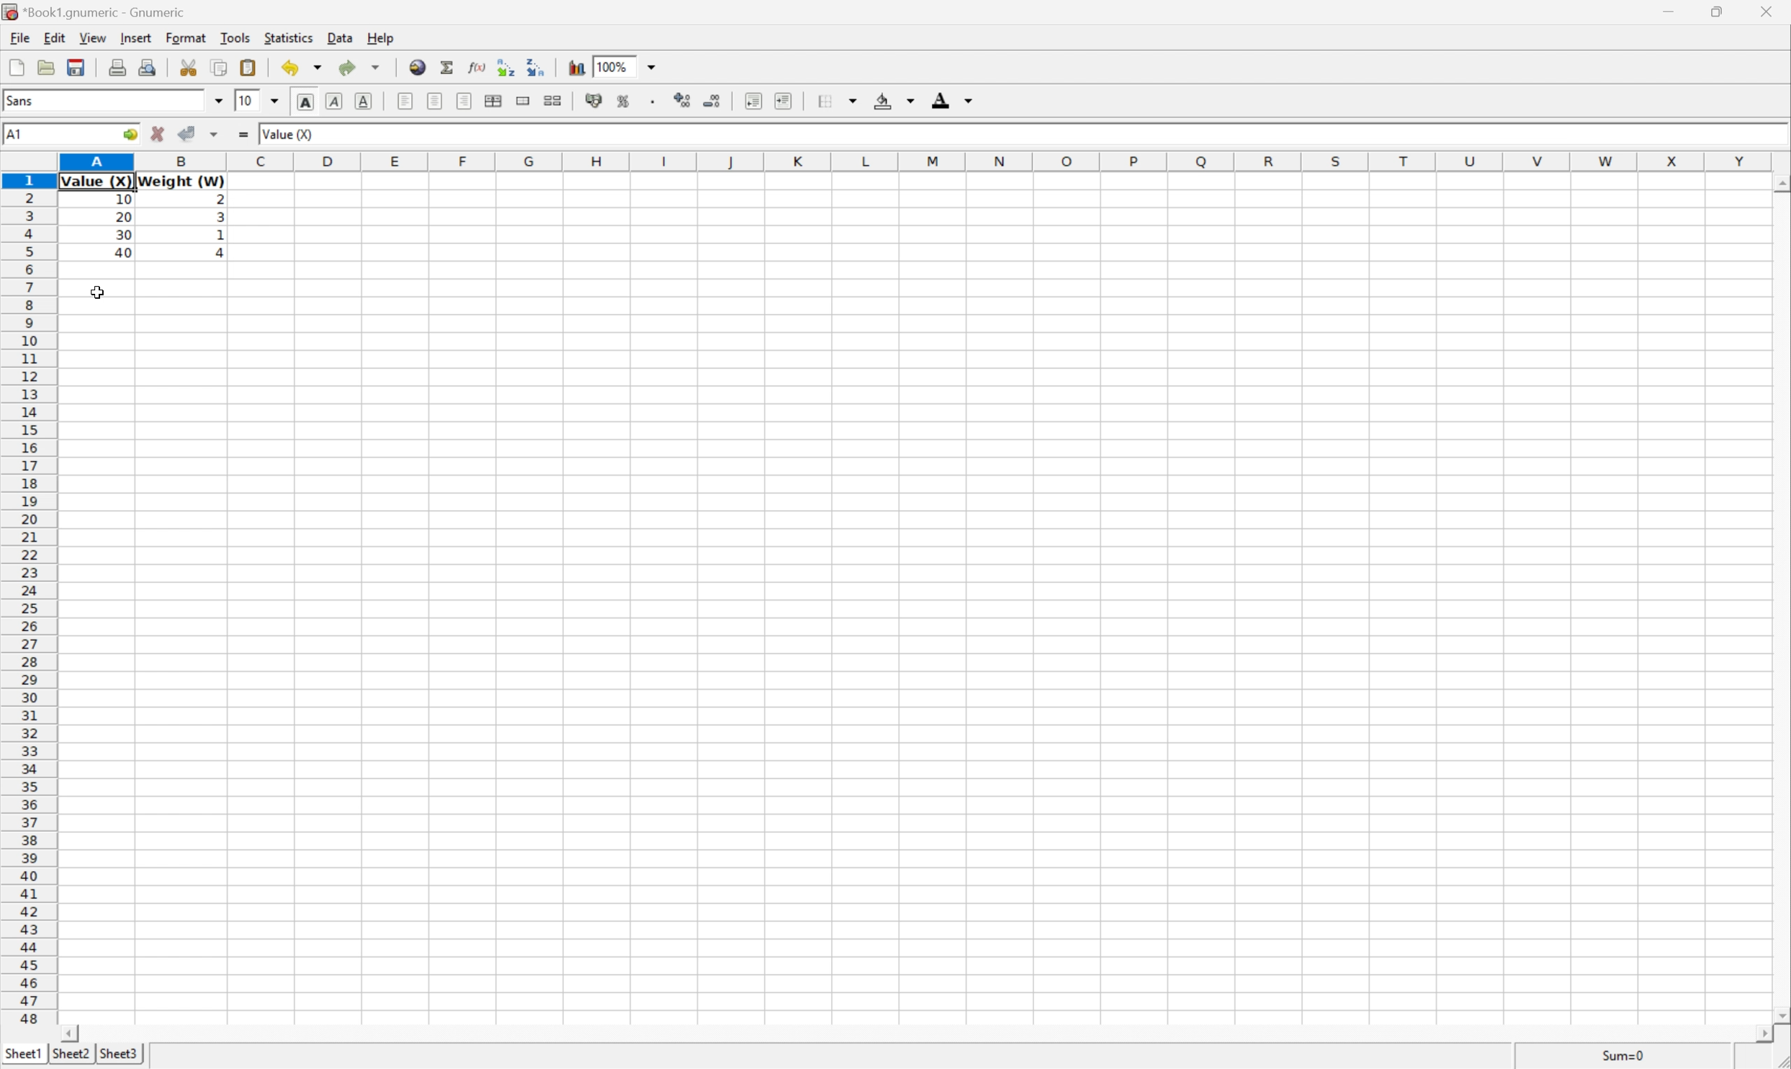 Image resolution: width=1791 pixels, height=1069 pixels. Describe the element at coordinates (97, 290) in the screenshot. I see `Cursor` at that location.